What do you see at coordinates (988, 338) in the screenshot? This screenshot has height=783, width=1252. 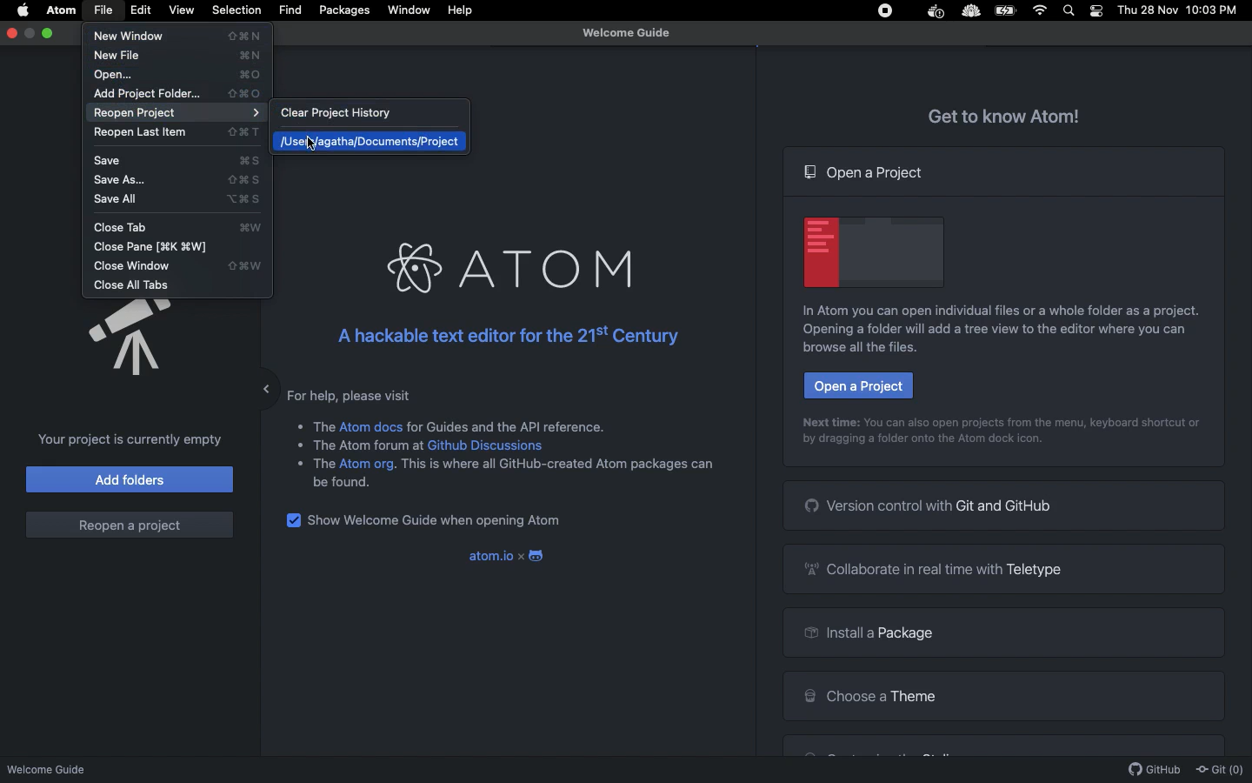 I see `Instructional text` at bounding box center [988, 338].